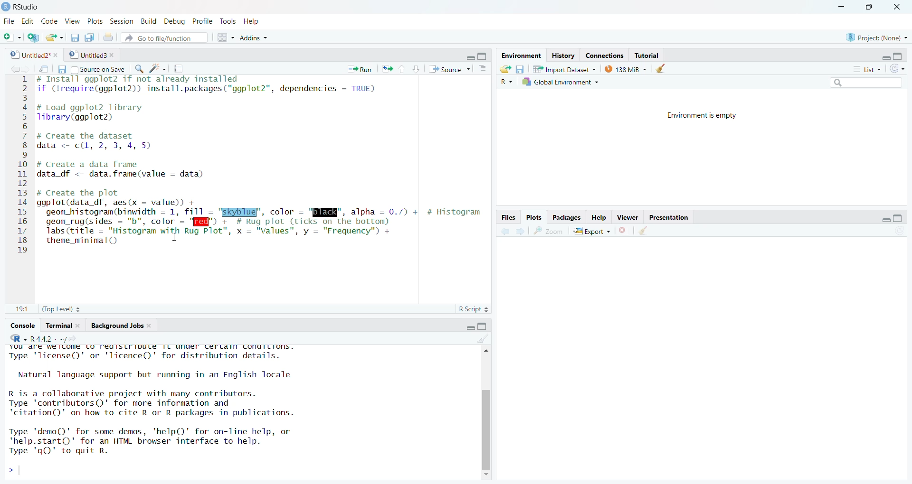 Image resolution: width=912 pixels, height=484 pixels. Describe the element at coordinates (864, 83) in the screenshot. I see `search` at that location.